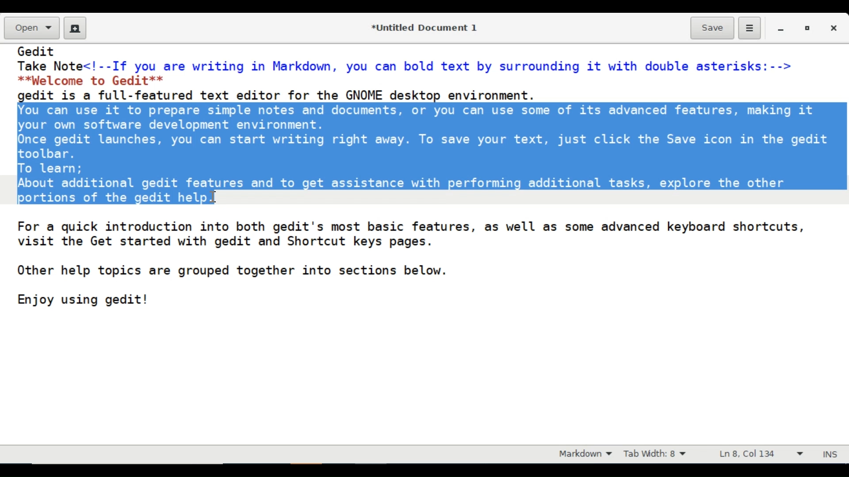  Describe the element at coordinates (835, 28) in the screenshot. I see `Close` at that location.